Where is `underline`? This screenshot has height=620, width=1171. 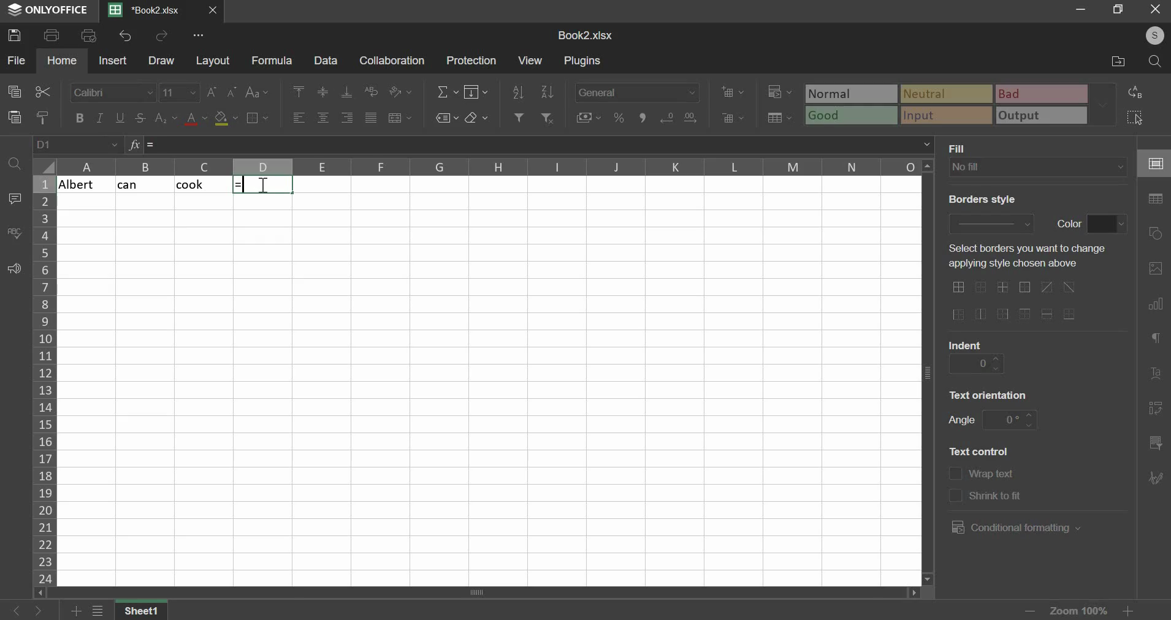 underline is located at coordinates (121, 118).